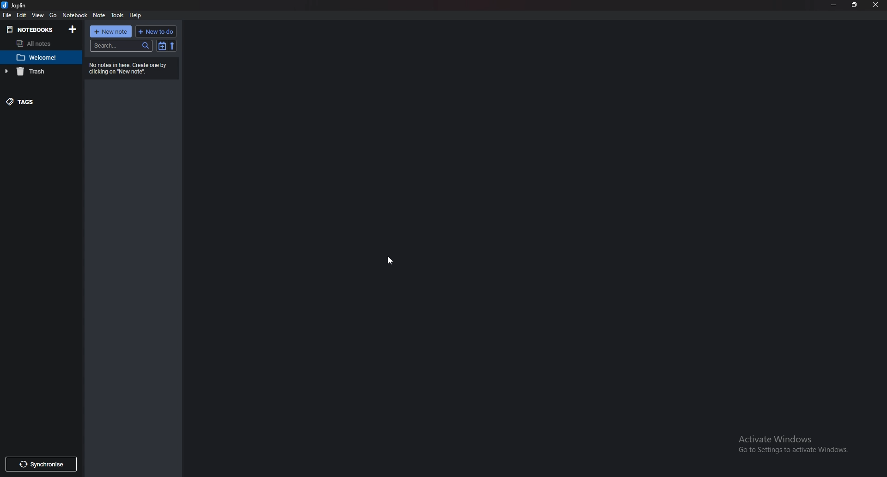 This screenshot has height=477, width=887. What do you see at coordinates (121, 46) in the screenshot?
I see `Search` at bounding box center [121, 46].